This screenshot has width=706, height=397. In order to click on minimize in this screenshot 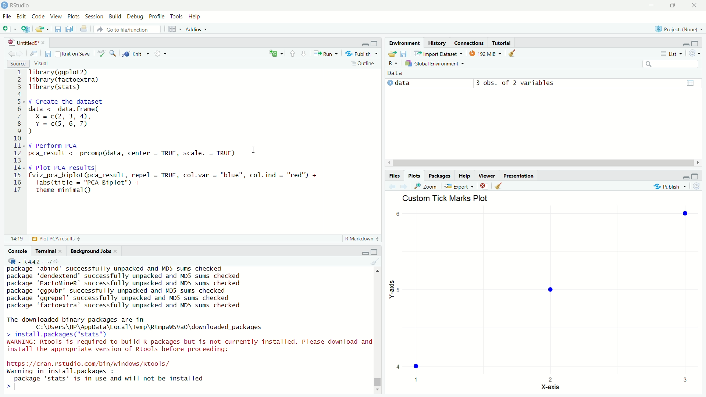, I will do `click(652, 5)`.